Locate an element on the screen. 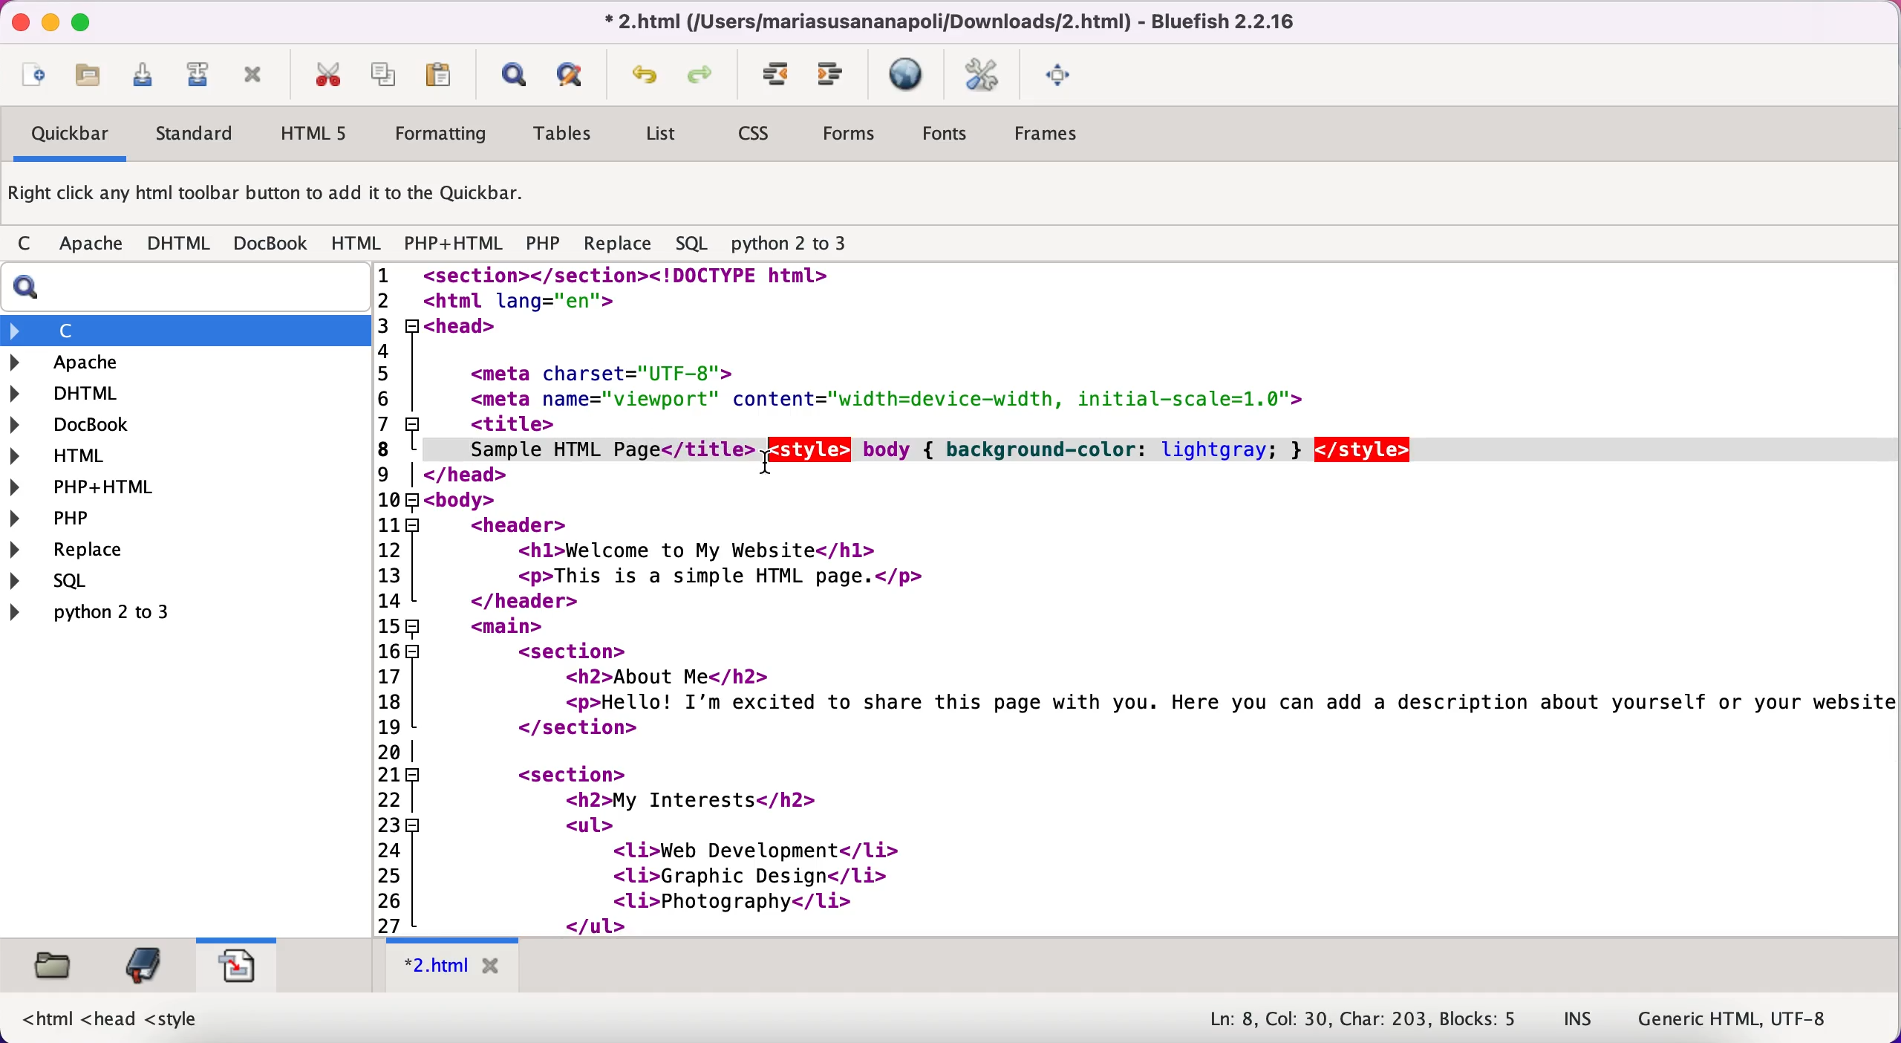 The height and width of the screenshot is (1043, 1901). dhtml is located at coordinates (180, 244).